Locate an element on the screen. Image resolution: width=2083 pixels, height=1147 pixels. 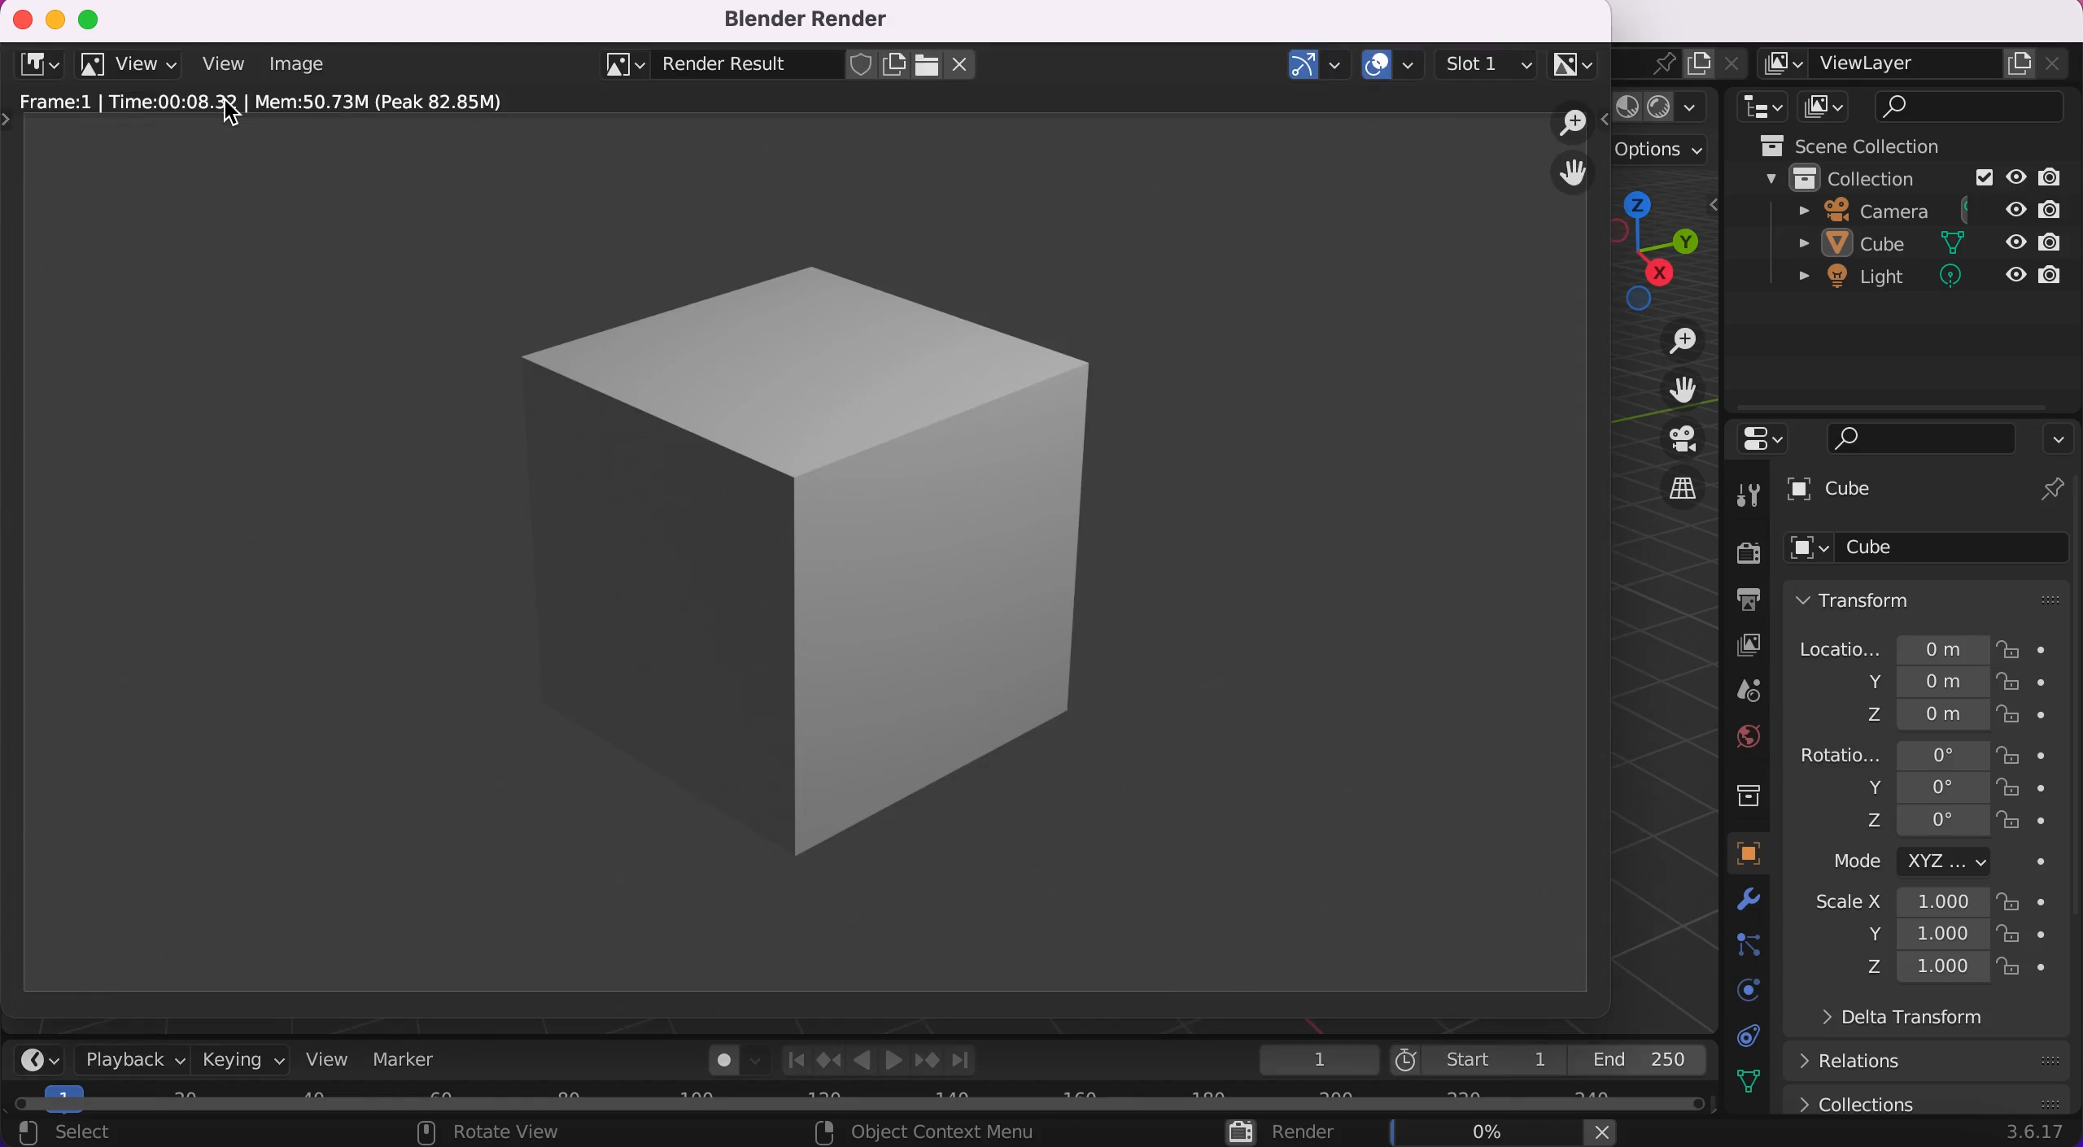
Exclude from view layer is located at coordinates (1982, 180).